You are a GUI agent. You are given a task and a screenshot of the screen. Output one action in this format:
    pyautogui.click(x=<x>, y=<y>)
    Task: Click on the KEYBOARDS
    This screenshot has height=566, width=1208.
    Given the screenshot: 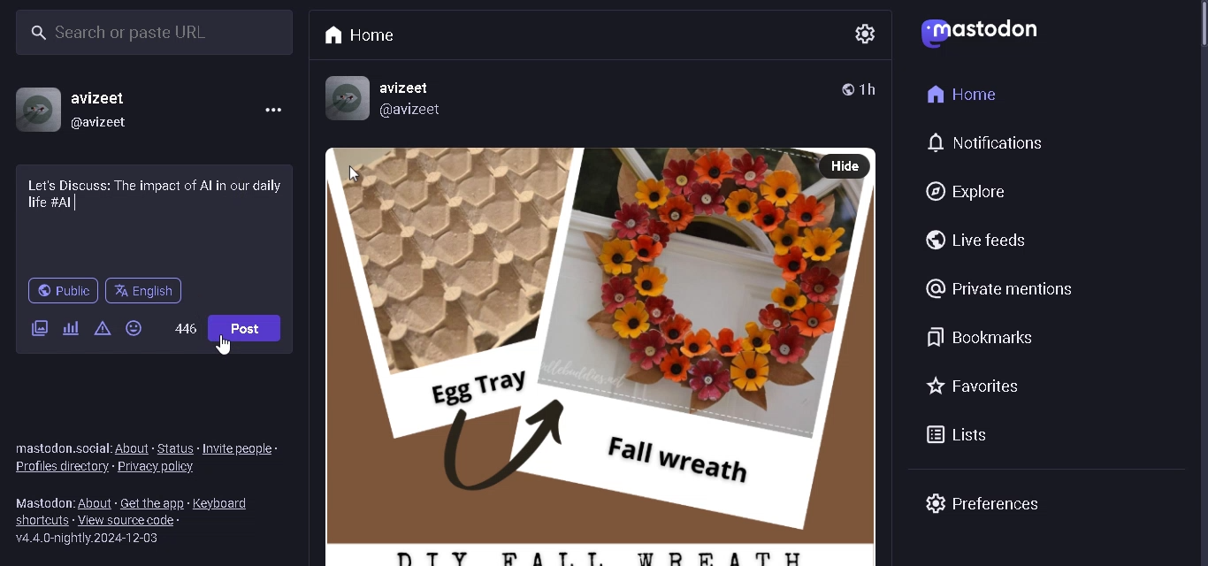 What is the action you would take?
    pyautogui.click(x=222, y=504)
    